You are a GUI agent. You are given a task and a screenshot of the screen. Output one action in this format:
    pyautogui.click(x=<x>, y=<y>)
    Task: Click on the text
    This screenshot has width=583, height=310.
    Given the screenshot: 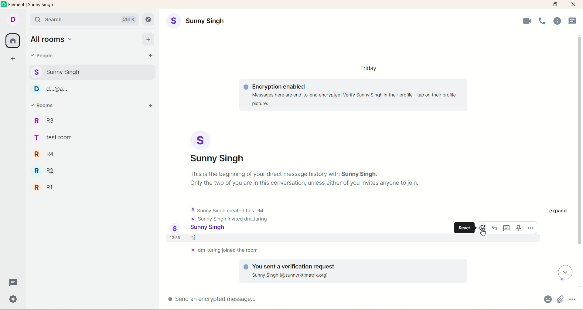 What is the action you would take?
    pyautogui.click(x=229, y=214)
    